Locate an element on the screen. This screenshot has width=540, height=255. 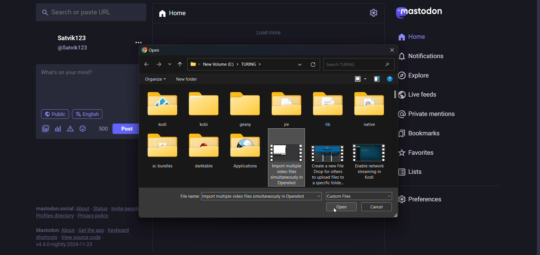
refresh is located at coordinates (312, 65).